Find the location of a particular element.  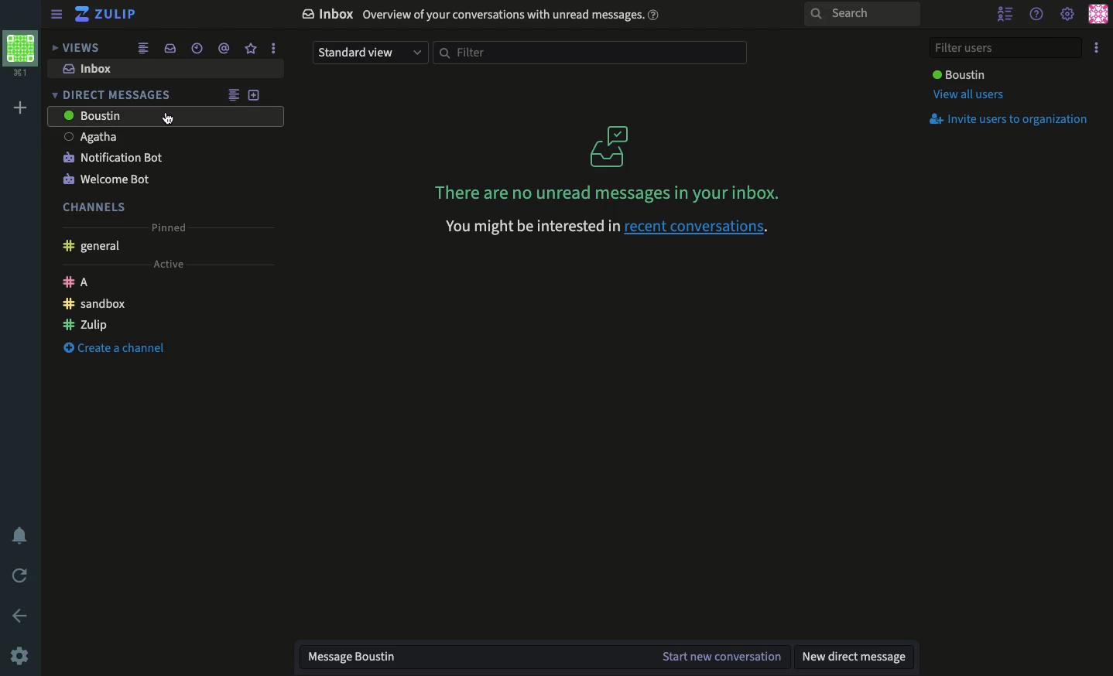

General is located at coordinates (92, 246).